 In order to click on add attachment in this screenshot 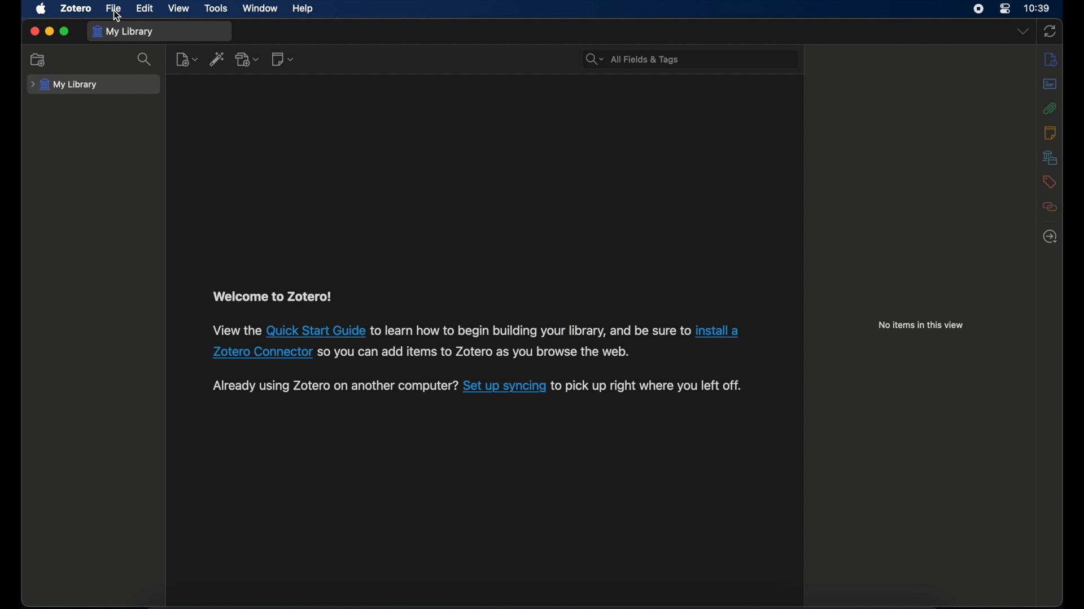, I will do `click(248, 60)`.